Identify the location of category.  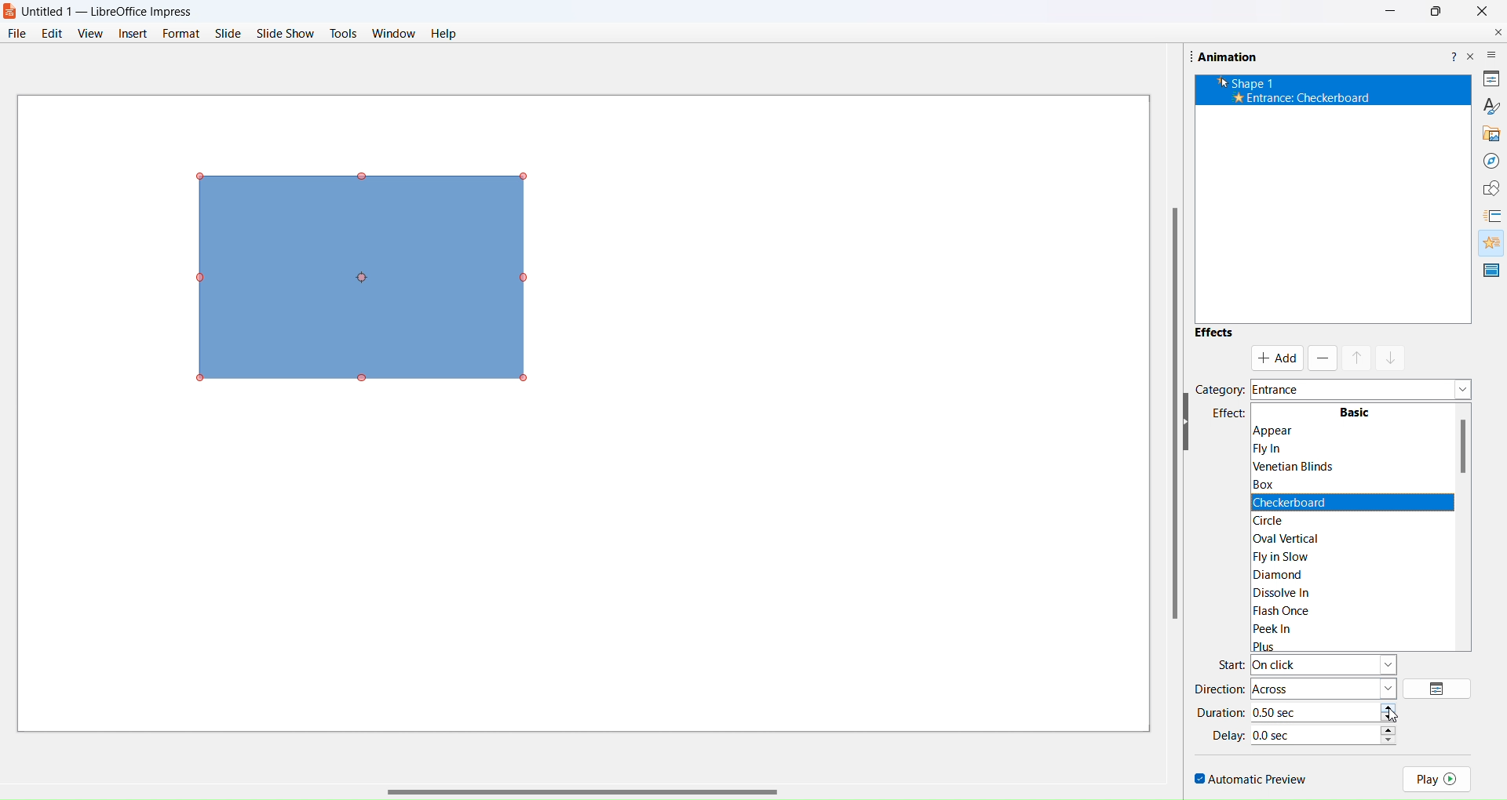
(1220, 389).